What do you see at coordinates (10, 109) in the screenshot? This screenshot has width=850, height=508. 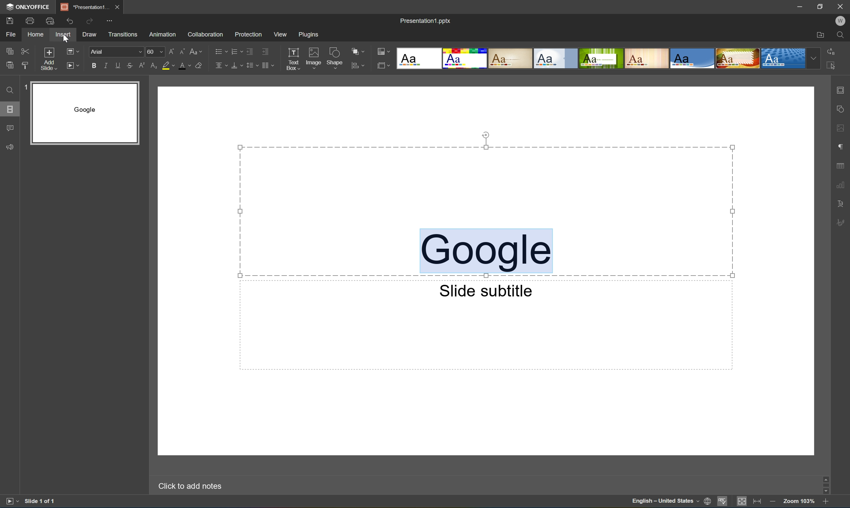 I see `Slides` at bounding box center [10, 109].